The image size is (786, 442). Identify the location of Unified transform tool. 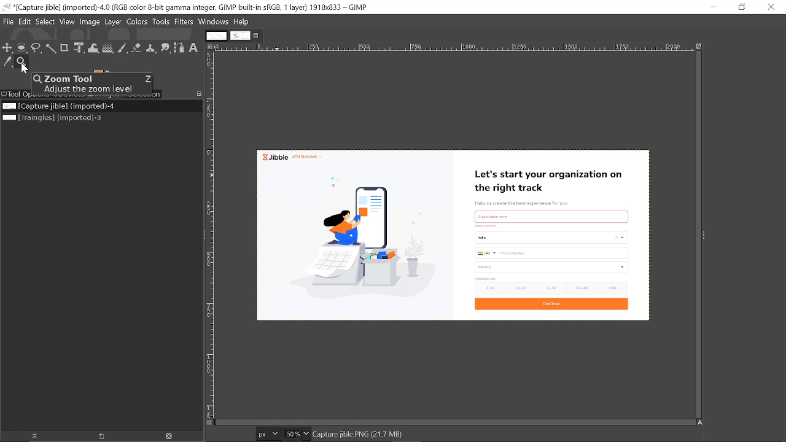
(79, 48).